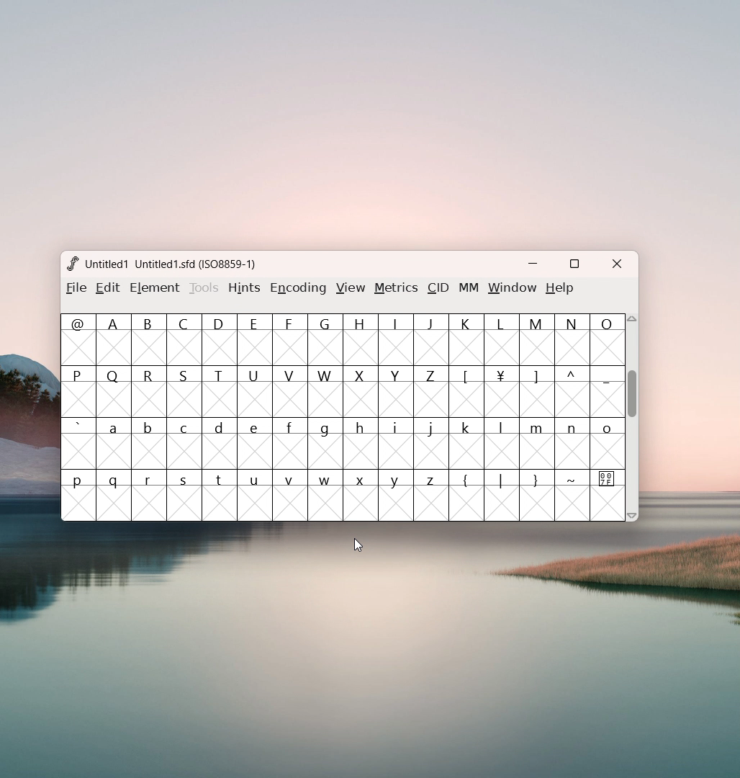  I want to click on {, so click(467, 495).